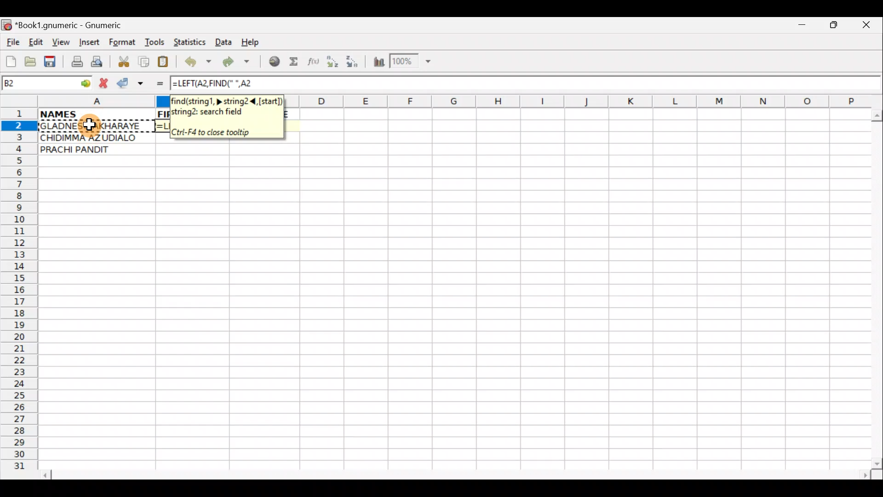  Describe the element at coordinates (315, 64) in the screenshot. I see `Edit function in the current cell` at that location.